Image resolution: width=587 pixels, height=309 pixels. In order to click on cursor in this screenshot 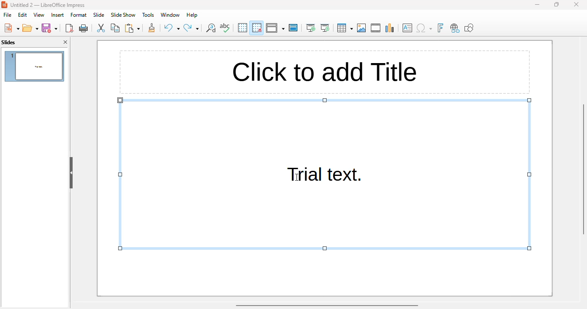, I will do `click(297, 177)`.